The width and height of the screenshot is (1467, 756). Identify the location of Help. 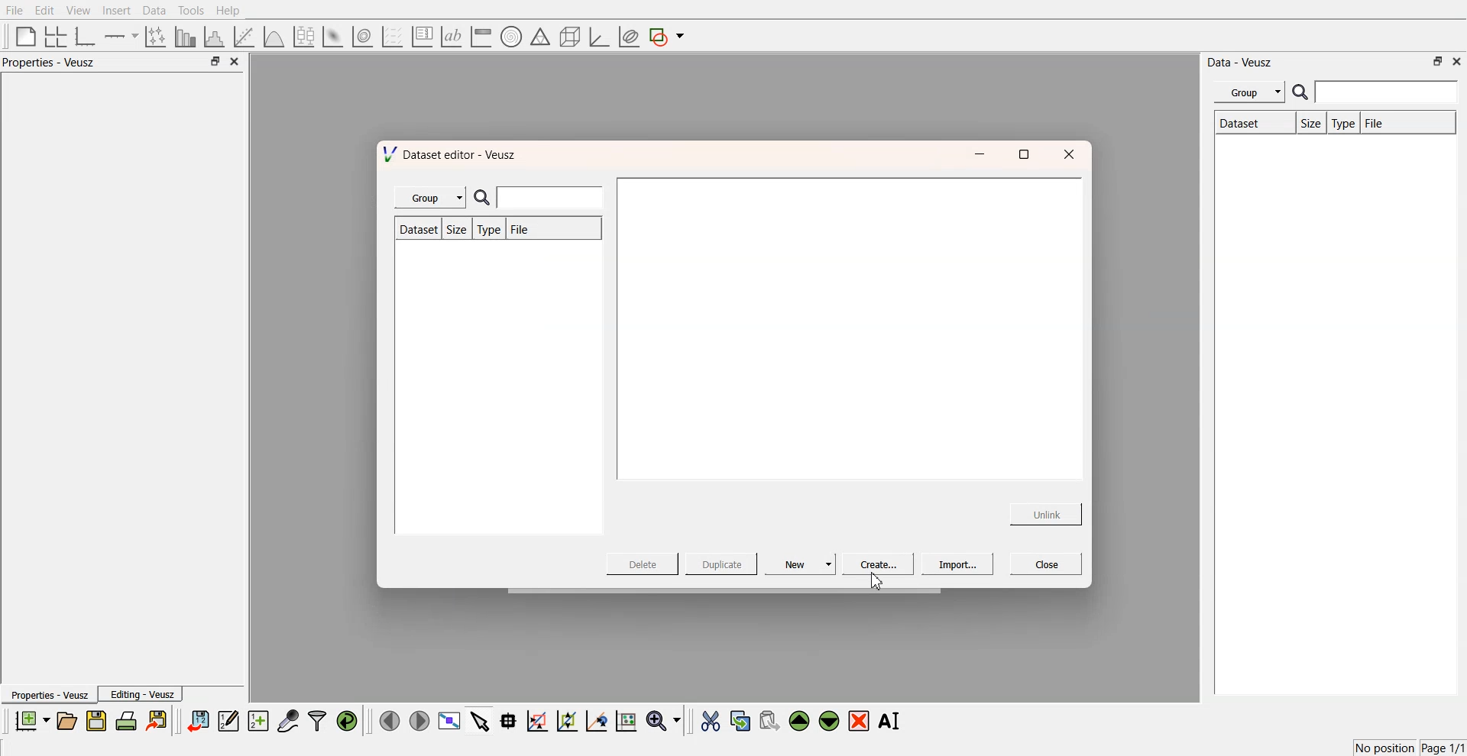
(233, 12).